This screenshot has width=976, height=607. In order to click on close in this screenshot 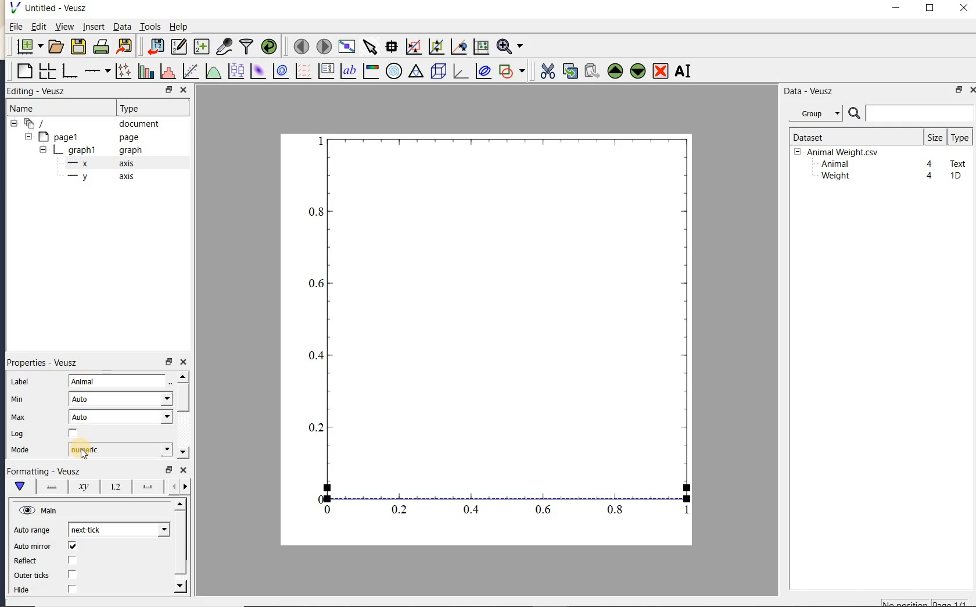, I will do `click(184, 470)`.